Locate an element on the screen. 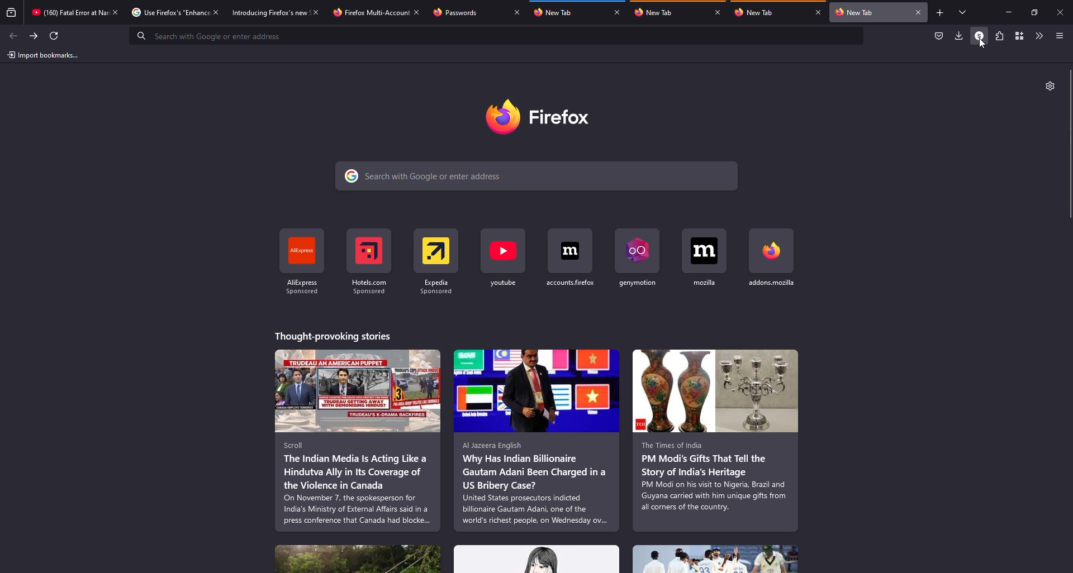 This screenshot has height=573, width=1073. search is located at coordinates (537, 175).